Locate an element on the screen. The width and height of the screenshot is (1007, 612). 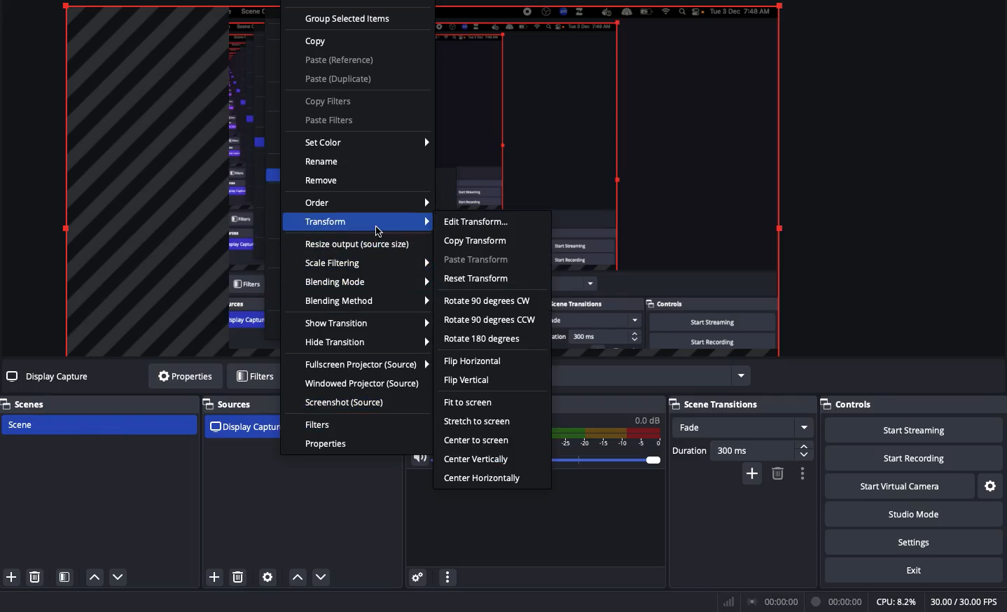
add is located at coordinates (214, 580).